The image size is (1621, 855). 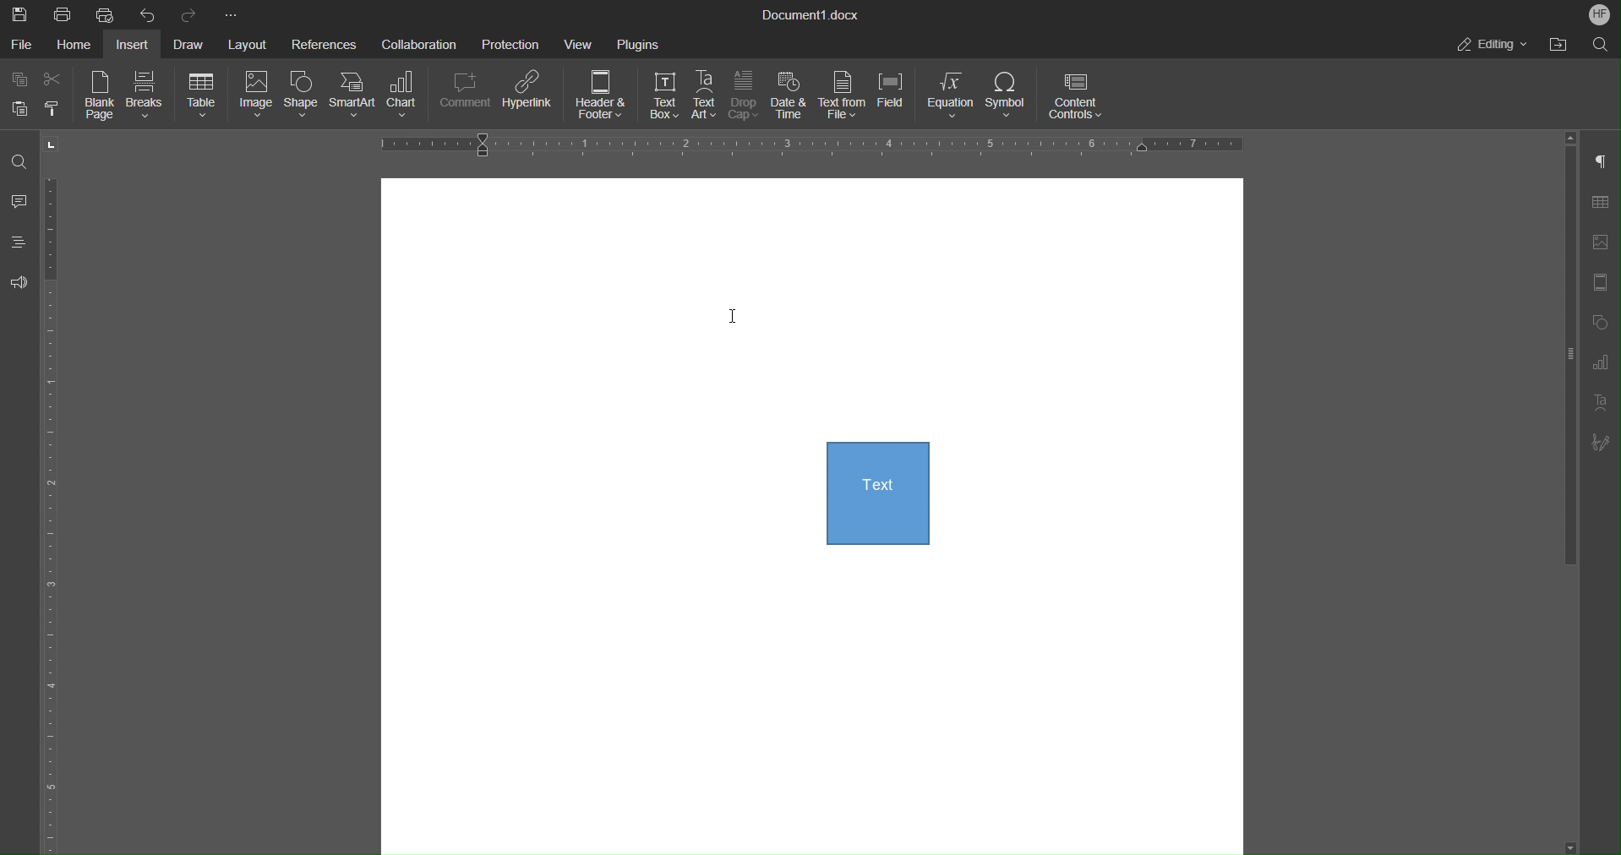 What do you see at coordinates (136, 44) in the screenshot?
I see `Insert` at bounding box center [136, 44].